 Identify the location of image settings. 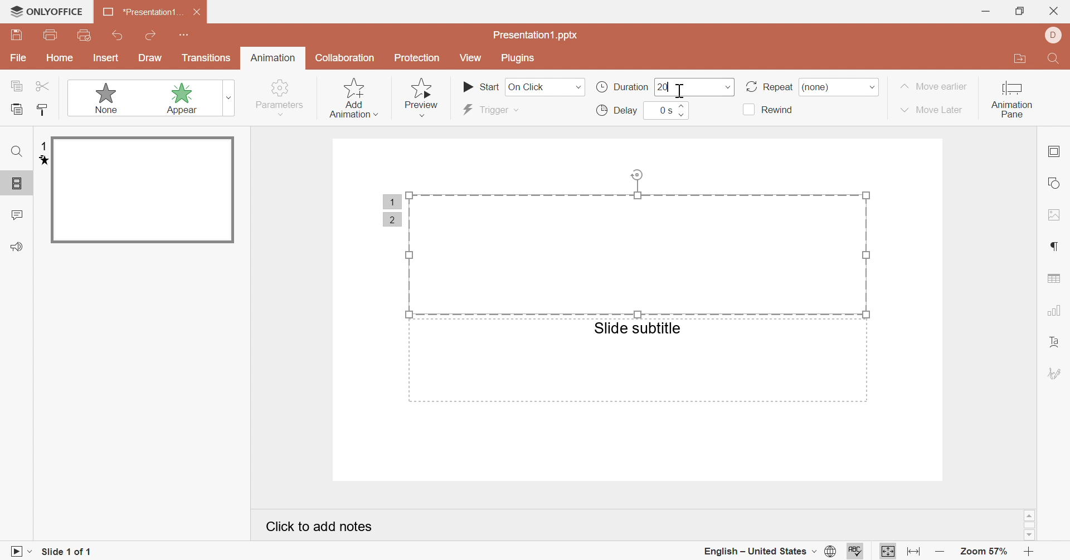
(1056, 215).